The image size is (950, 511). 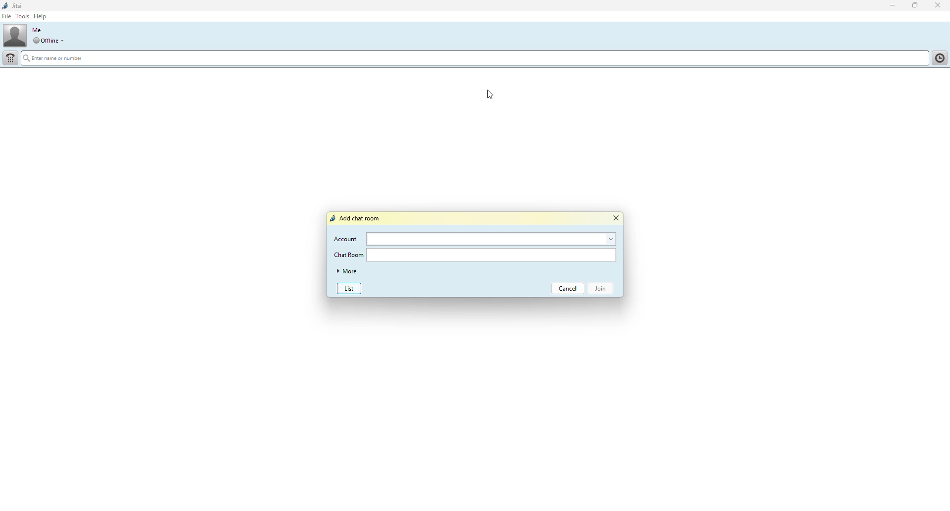 I want to click on jitsi, so click(x=13, y=5).